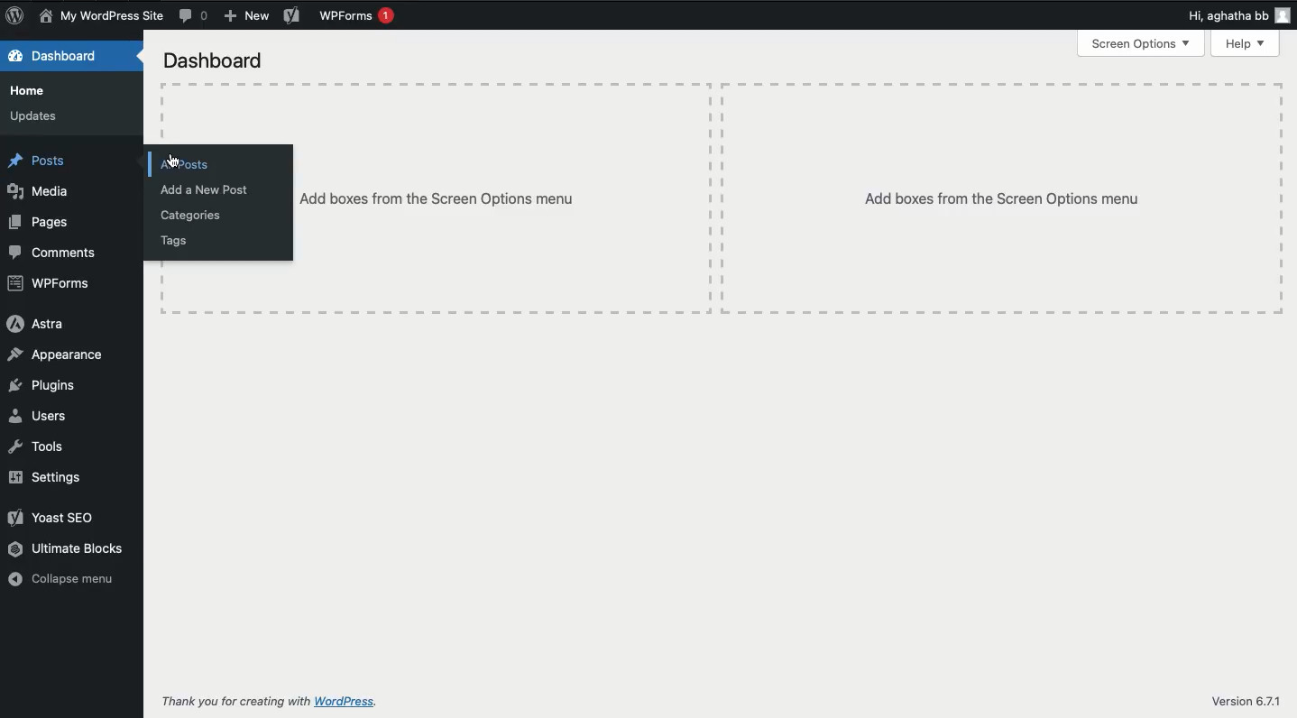 The height and width of the screenshot is (718, 1297). What do you see at coordinates (40, 413) in the screenshot?
I see `Users` at bounding box center [40, 413].